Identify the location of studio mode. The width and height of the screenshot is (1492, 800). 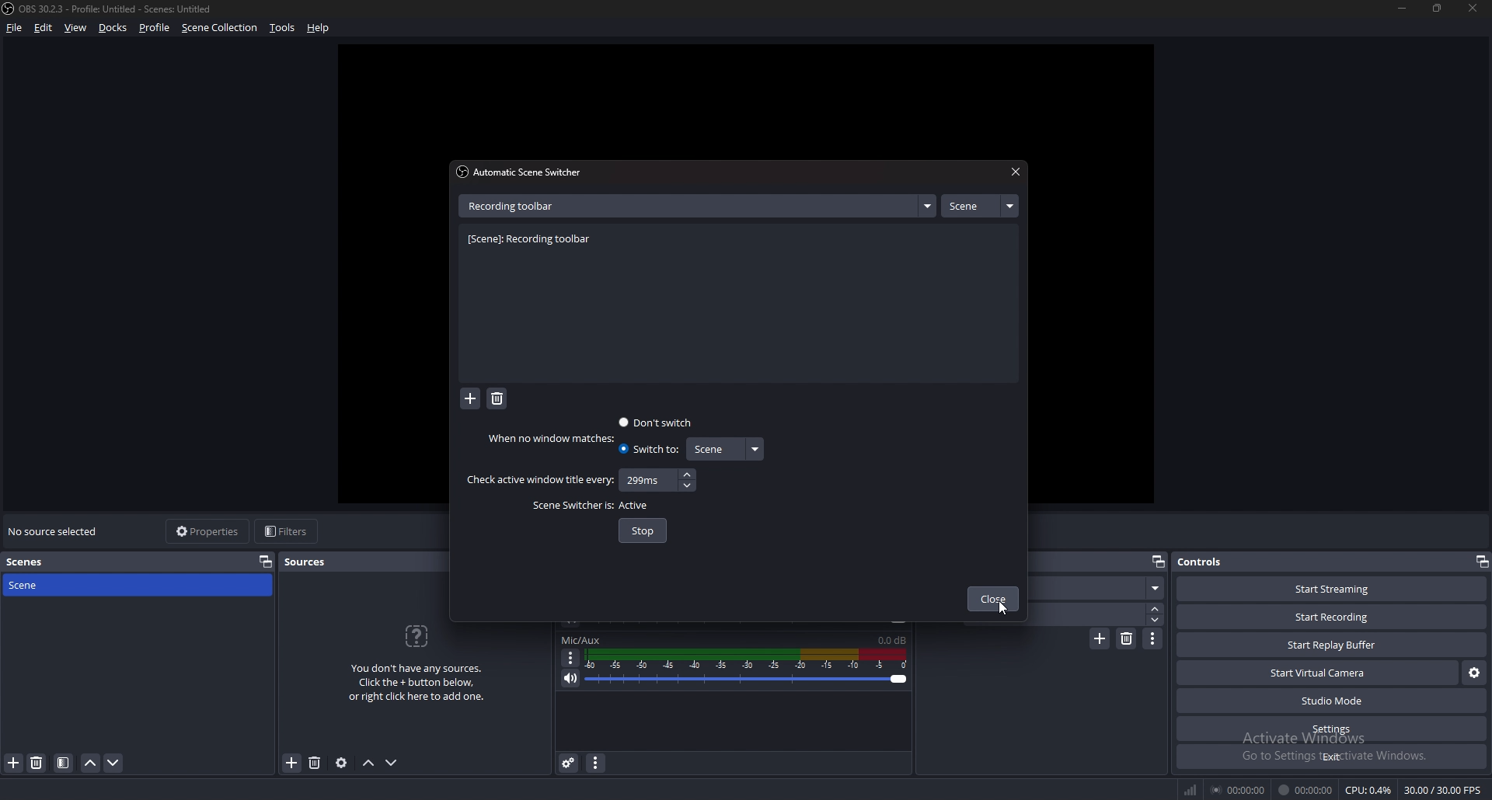
(1332, 701).